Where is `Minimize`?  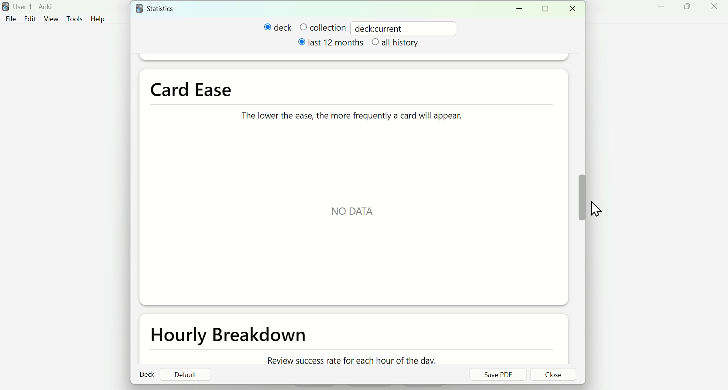
Minimize is located at coordinates (660, 9).